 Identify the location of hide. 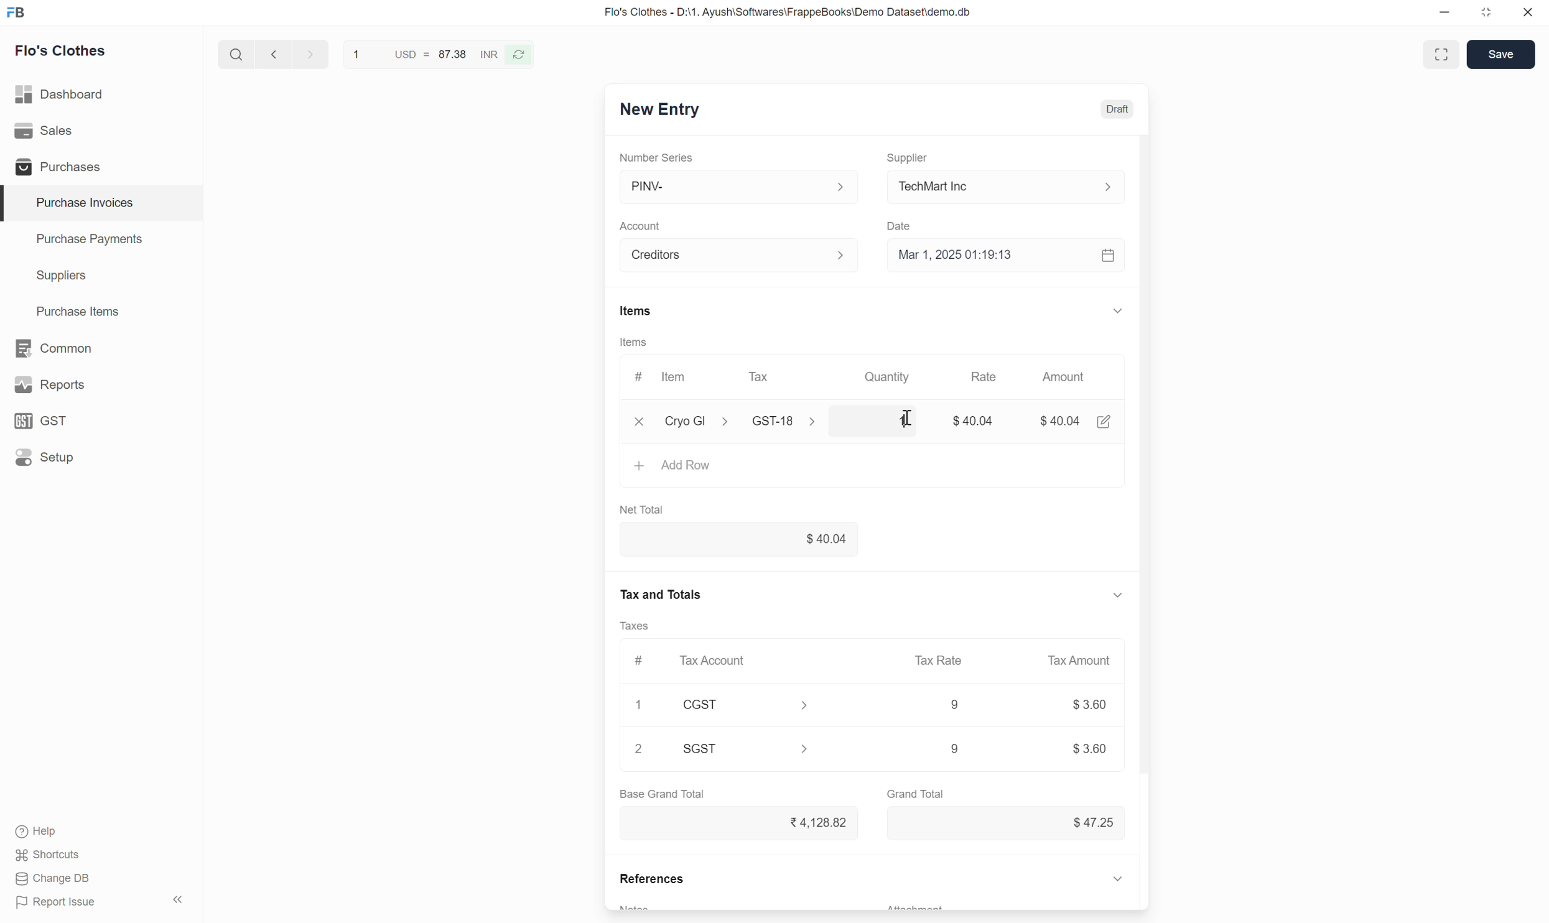
(176, 897).